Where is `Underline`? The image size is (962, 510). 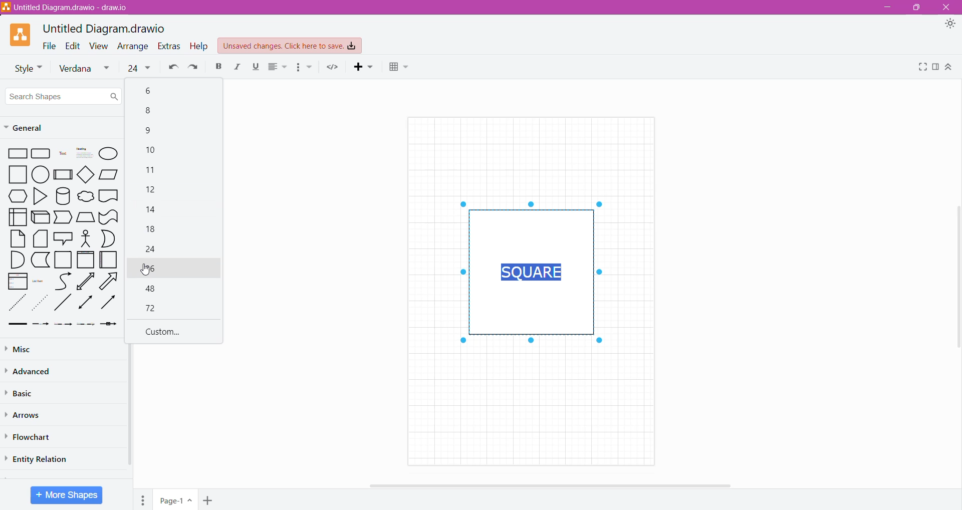 Underline is located at coordinates (257, 69).